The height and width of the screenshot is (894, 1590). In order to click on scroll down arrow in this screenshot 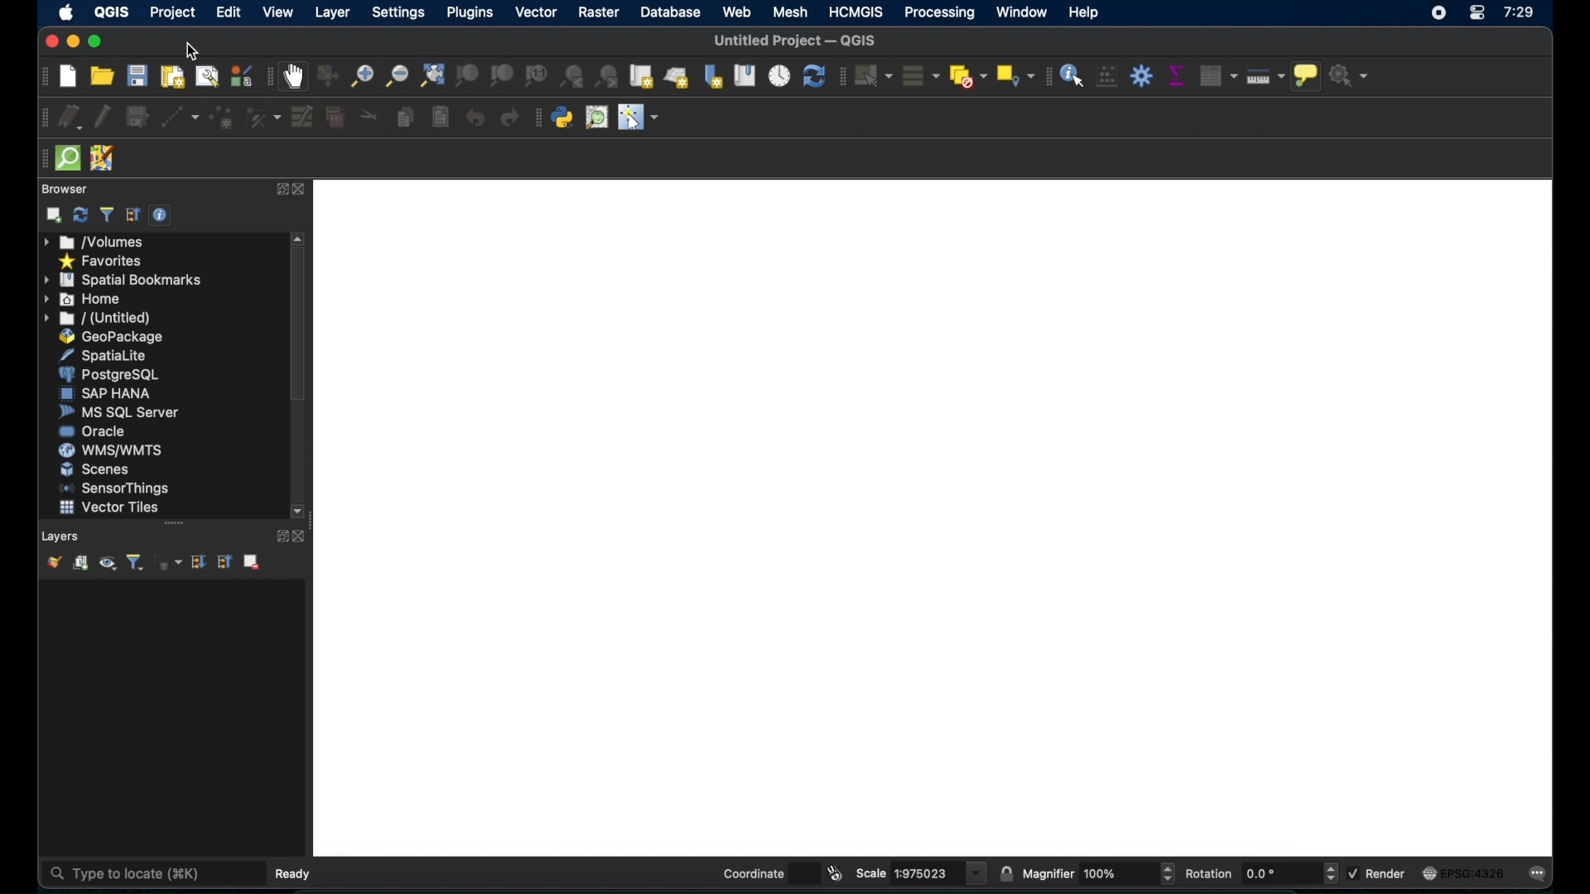, I will do `click(301, 512)`.